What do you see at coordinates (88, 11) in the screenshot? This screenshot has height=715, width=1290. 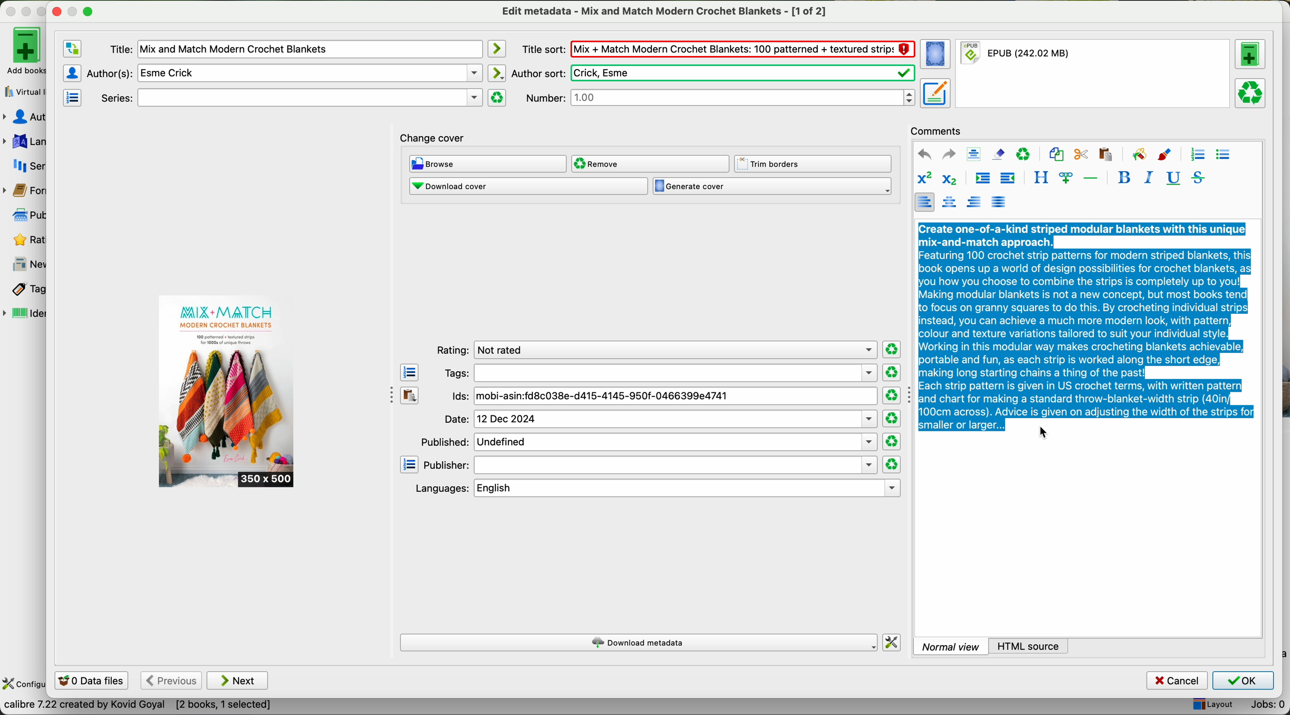 I see `maximize windows` at bounding box center [88, 11].